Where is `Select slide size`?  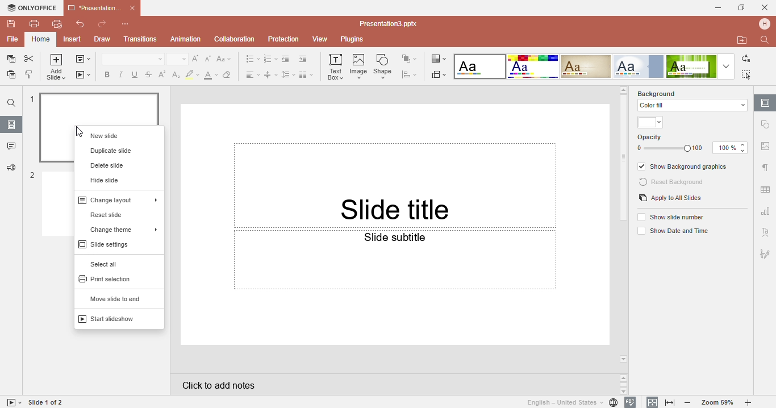 Select slide size is located at coordinates (440, 74).